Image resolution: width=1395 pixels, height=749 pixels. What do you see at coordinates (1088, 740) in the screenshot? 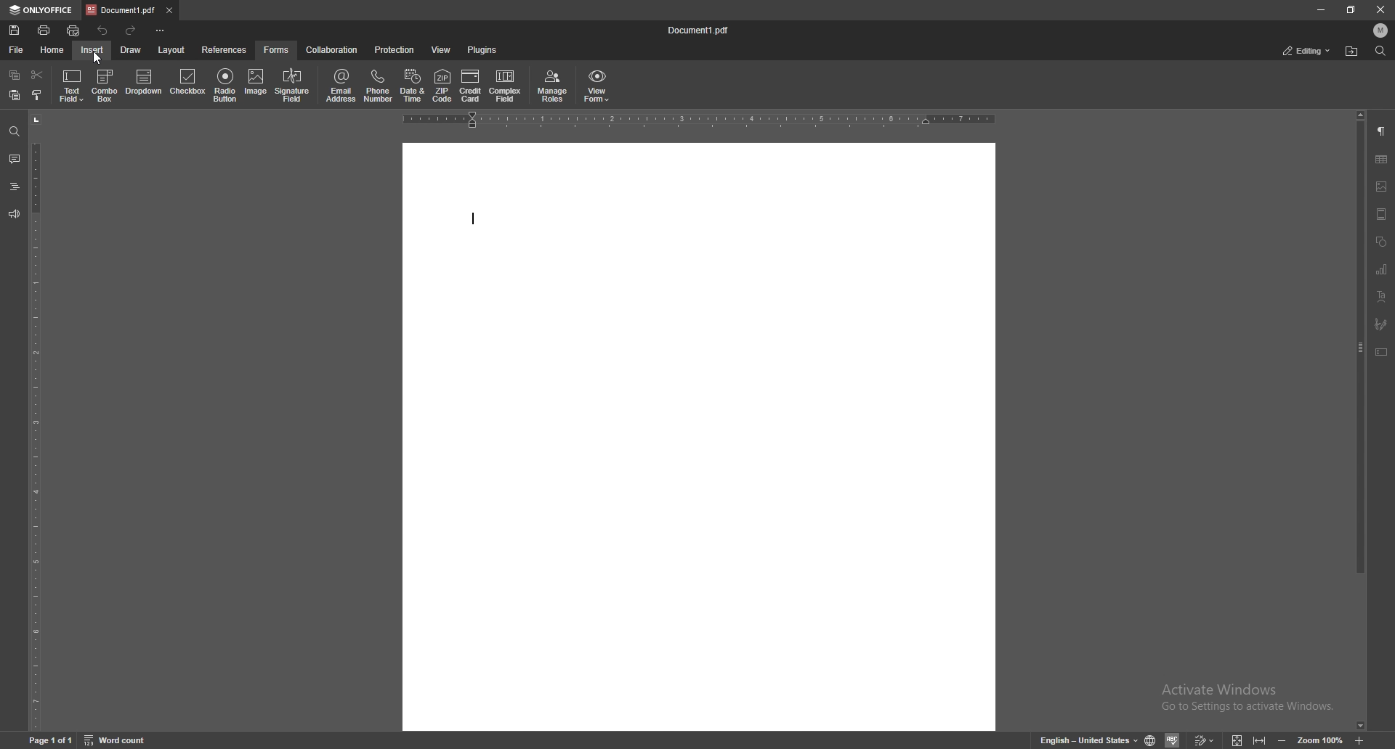
I see `set text language` at bounding box center [1088, 740].